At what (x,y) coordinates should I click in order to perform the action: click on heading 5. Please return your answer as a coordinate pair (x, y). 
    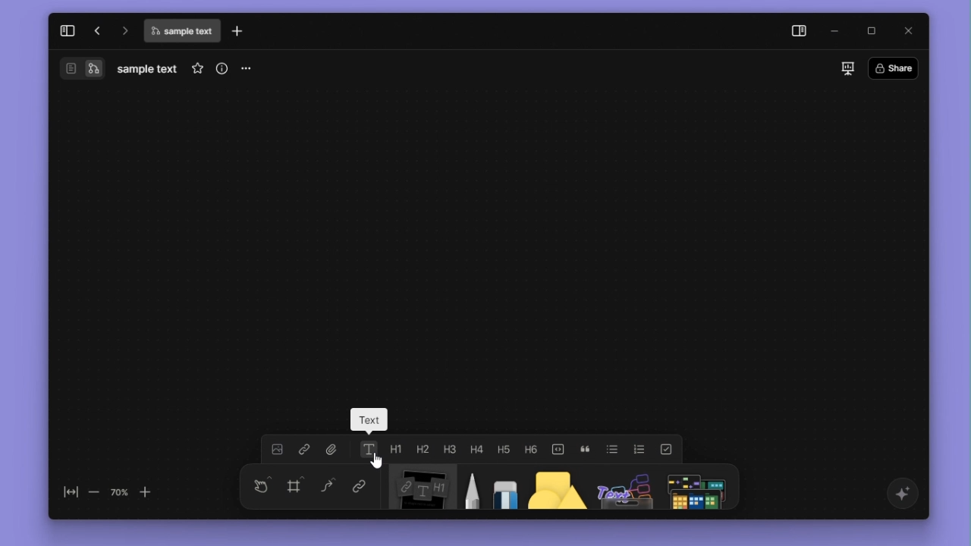
    Looking at the image, I should click on (504, 448).